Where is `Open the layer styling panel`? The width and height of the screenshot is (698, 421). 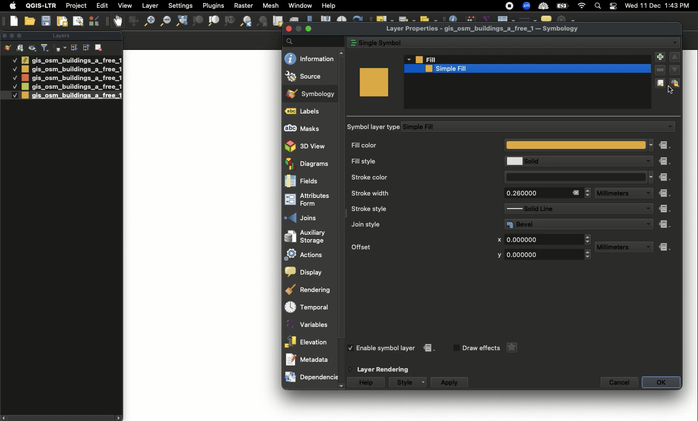
Open the layer styling panel is located at coordinates (8, 48).